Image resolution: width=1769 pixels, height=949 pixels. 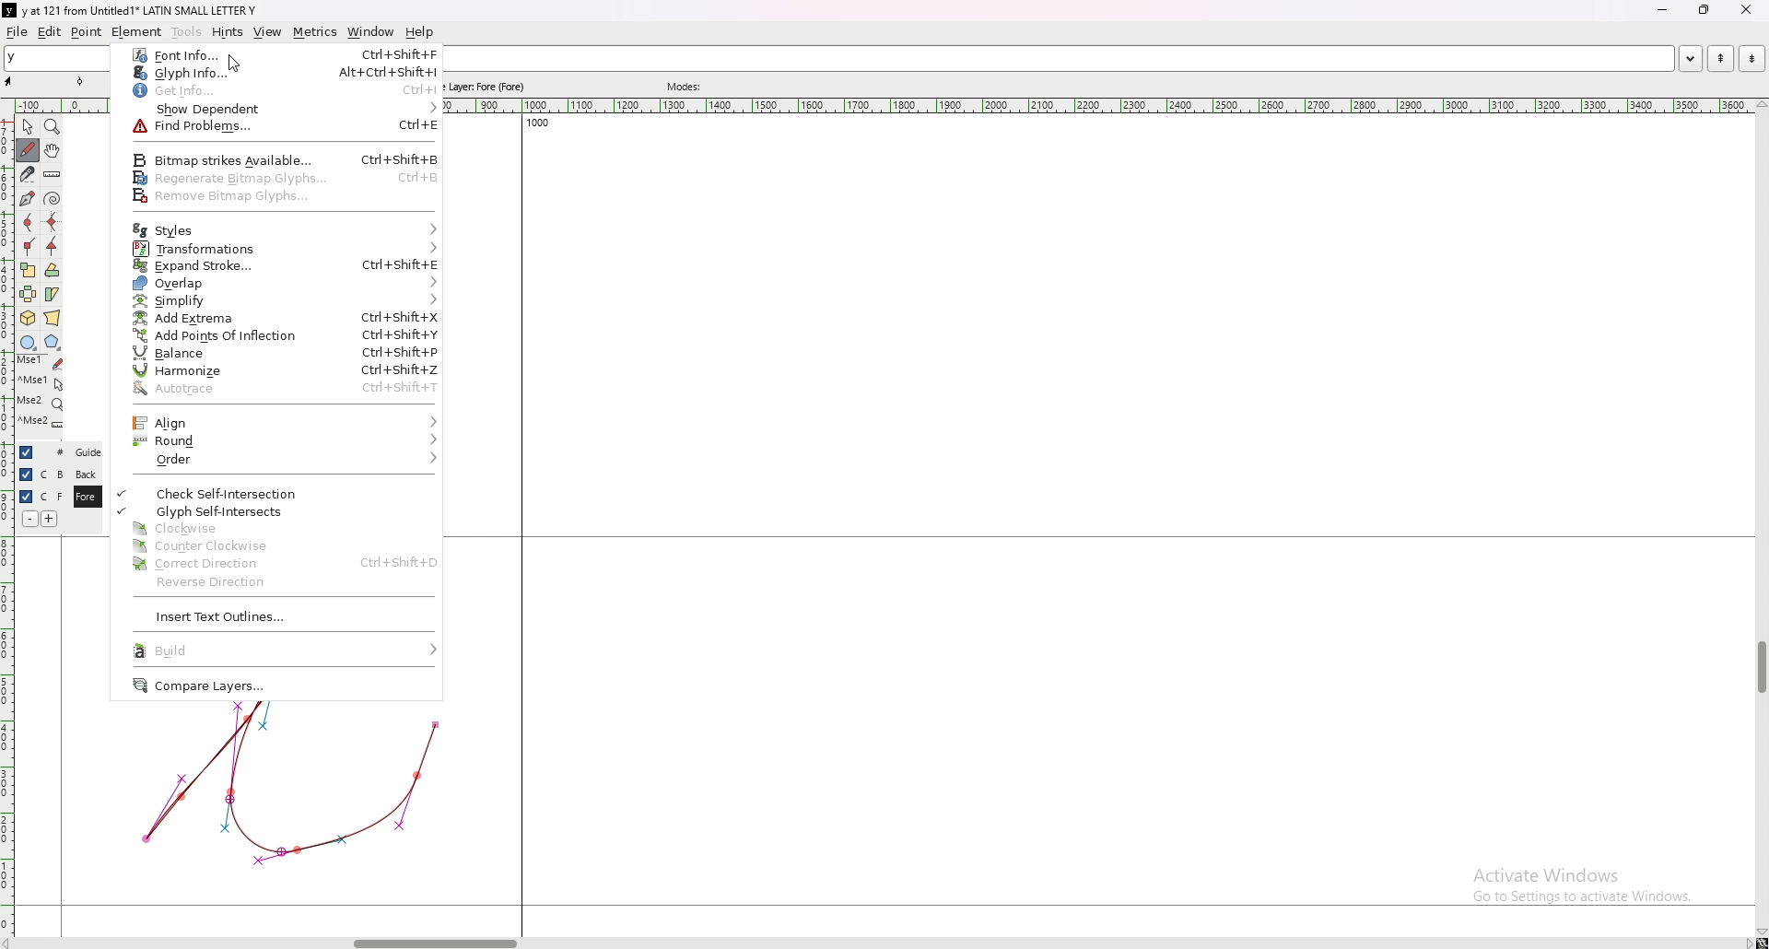 I want to click on flip the selection, so click(x=29, y=294).